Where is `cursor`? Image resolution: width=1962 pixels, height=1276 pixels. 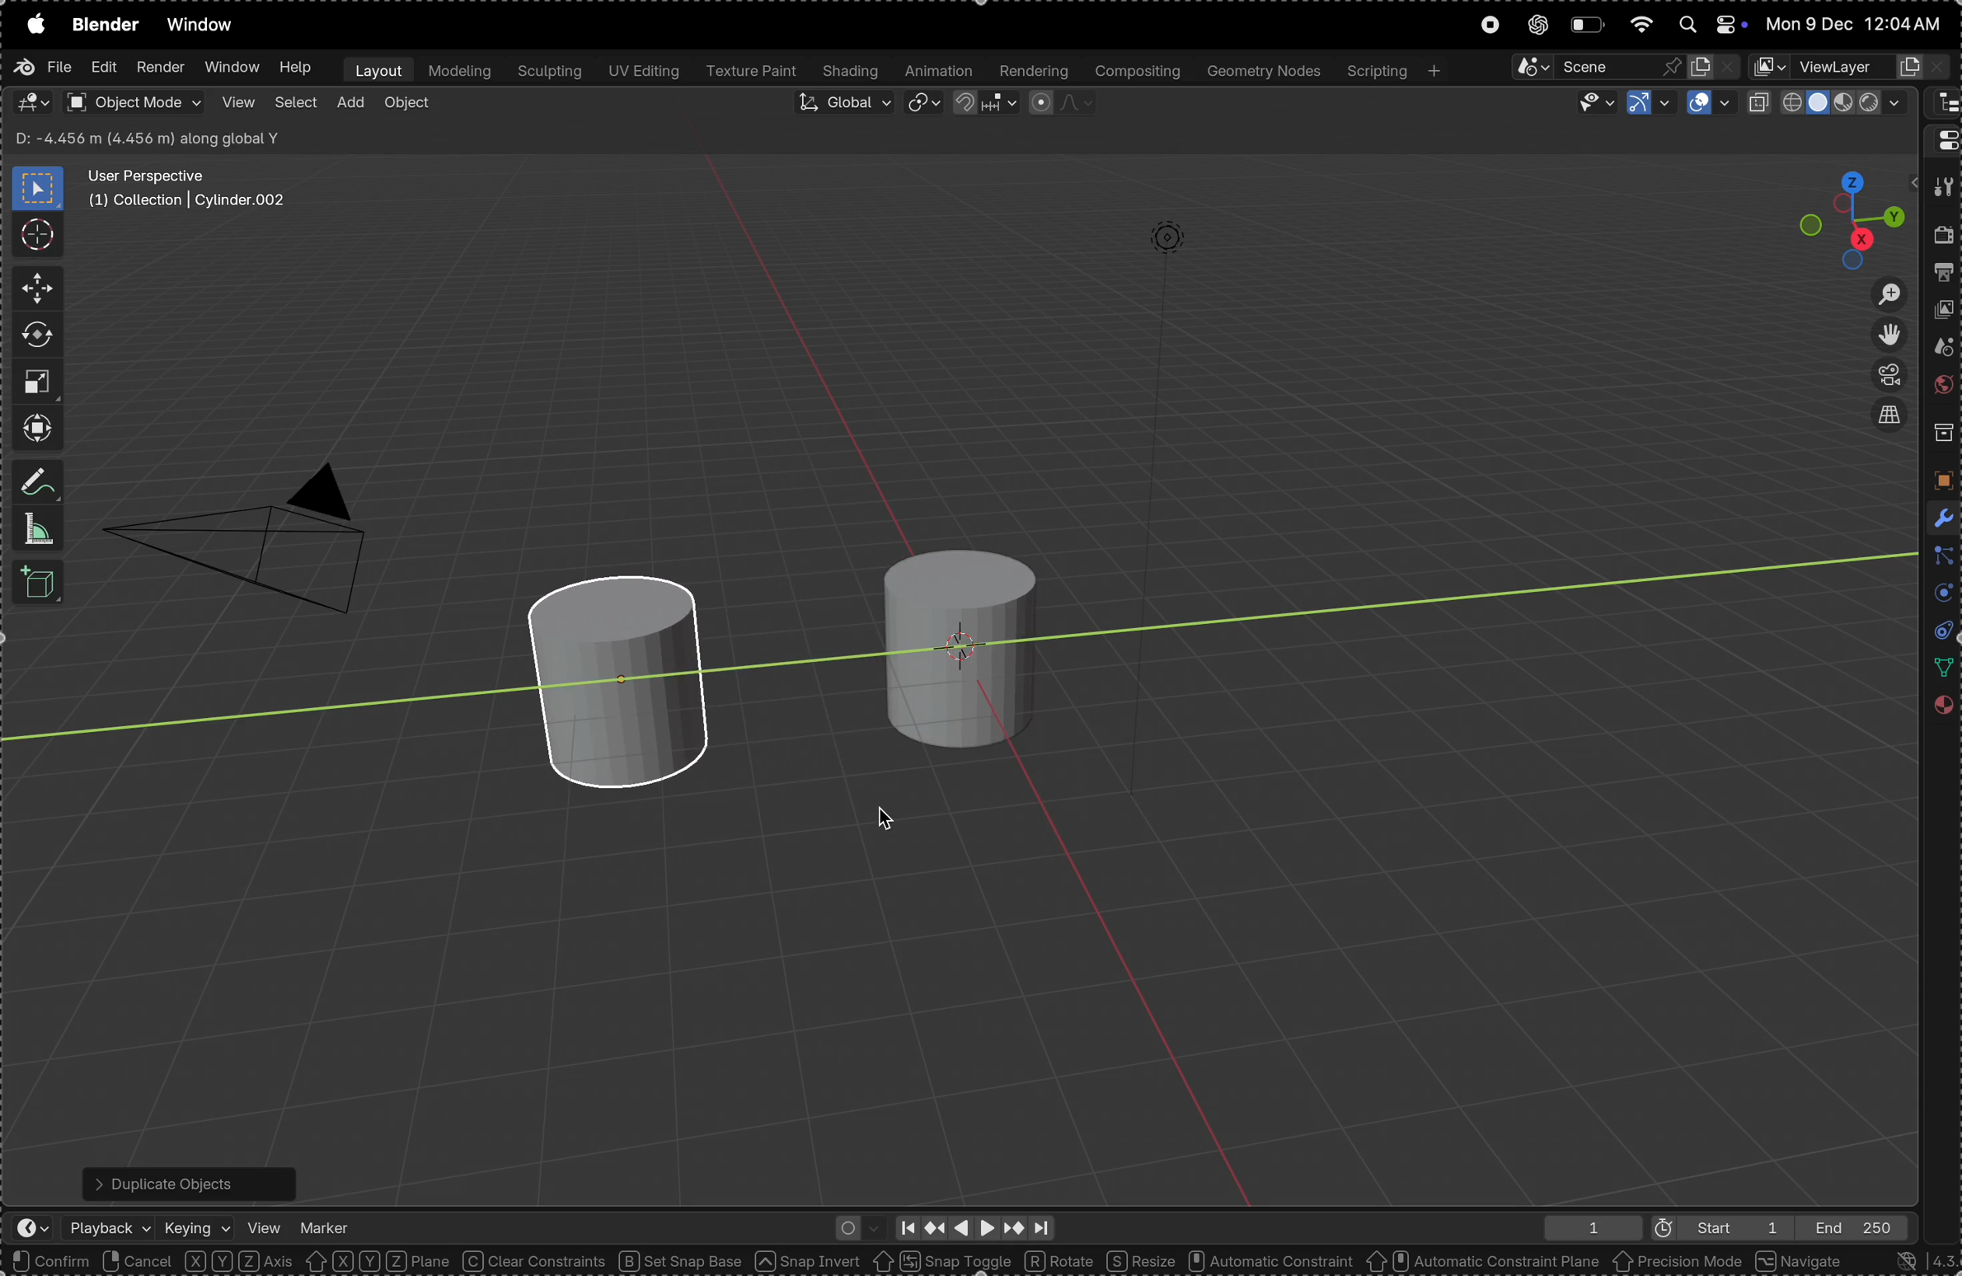
cursor is located at coordinates (893, 814).